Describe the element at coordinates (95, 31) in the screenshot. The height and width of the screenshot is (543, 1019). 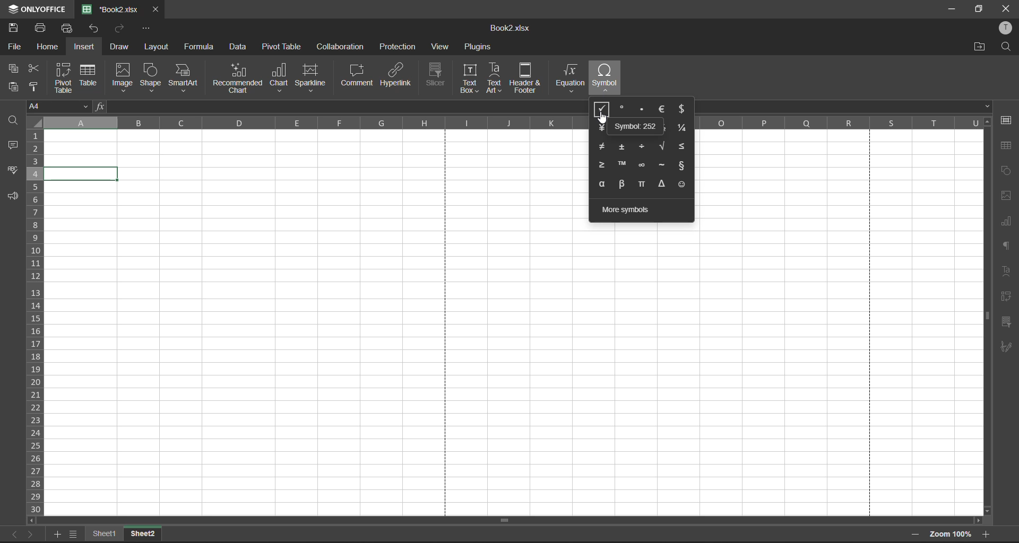
I see `undo` at that location.